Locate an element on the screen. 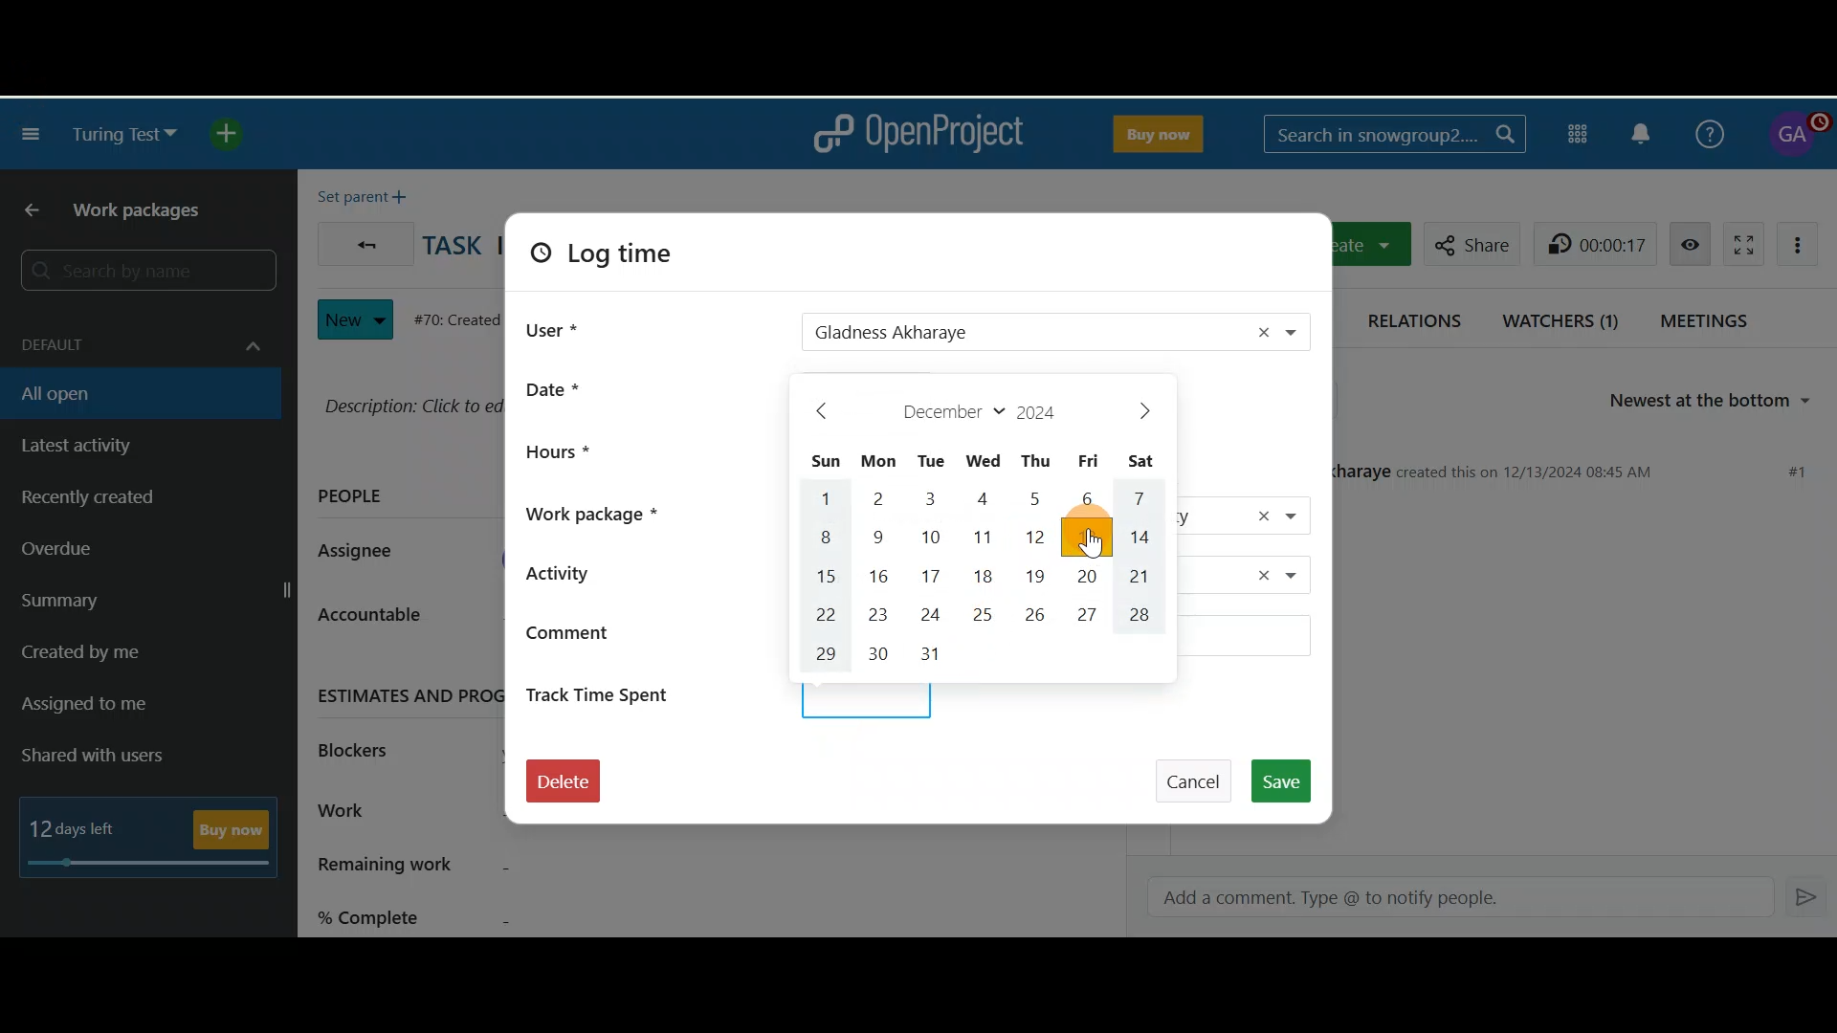 Image resolution: width=1837 pixels, height=1033 pixels. Sun is located at coordinates (827, 463).